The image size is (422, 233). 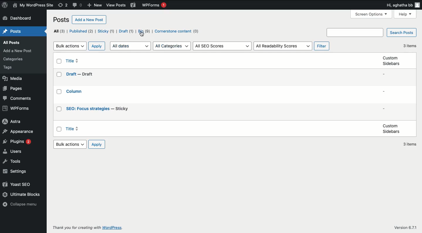 I want to click on add Post, so click(x=18, y=50).